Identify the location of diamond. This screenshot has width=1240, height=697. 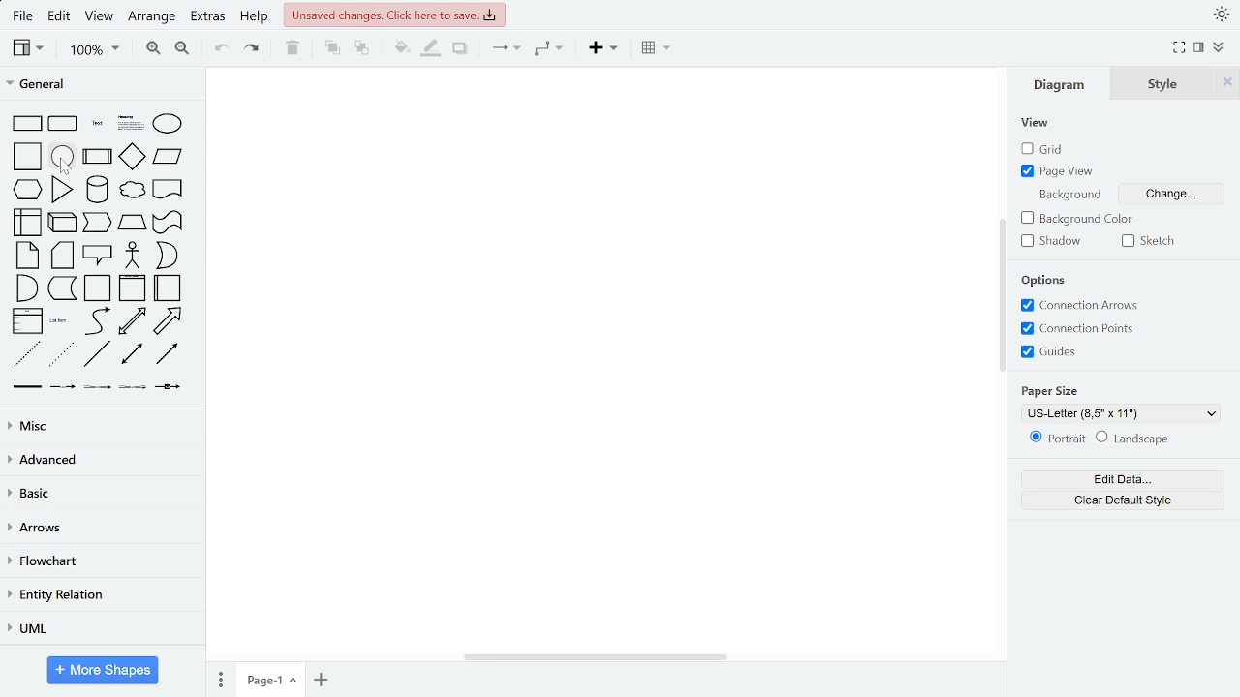
(133, 158).